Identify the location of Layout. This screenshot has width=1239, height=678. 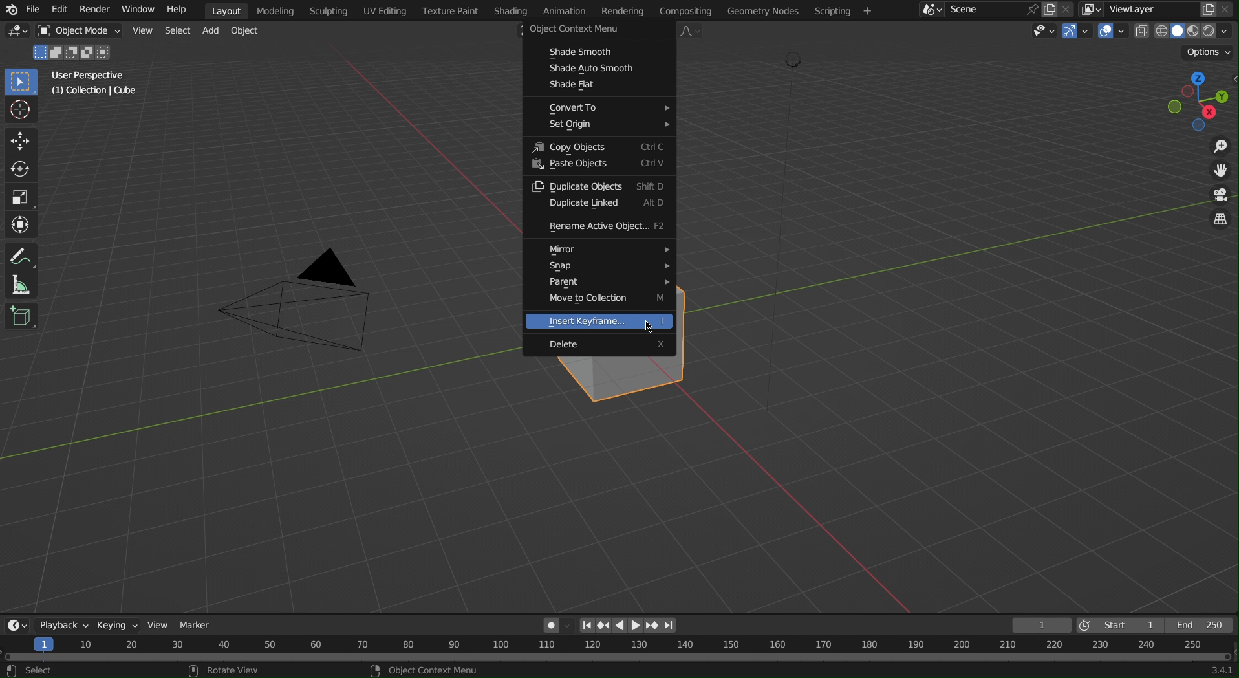
(223, 9).